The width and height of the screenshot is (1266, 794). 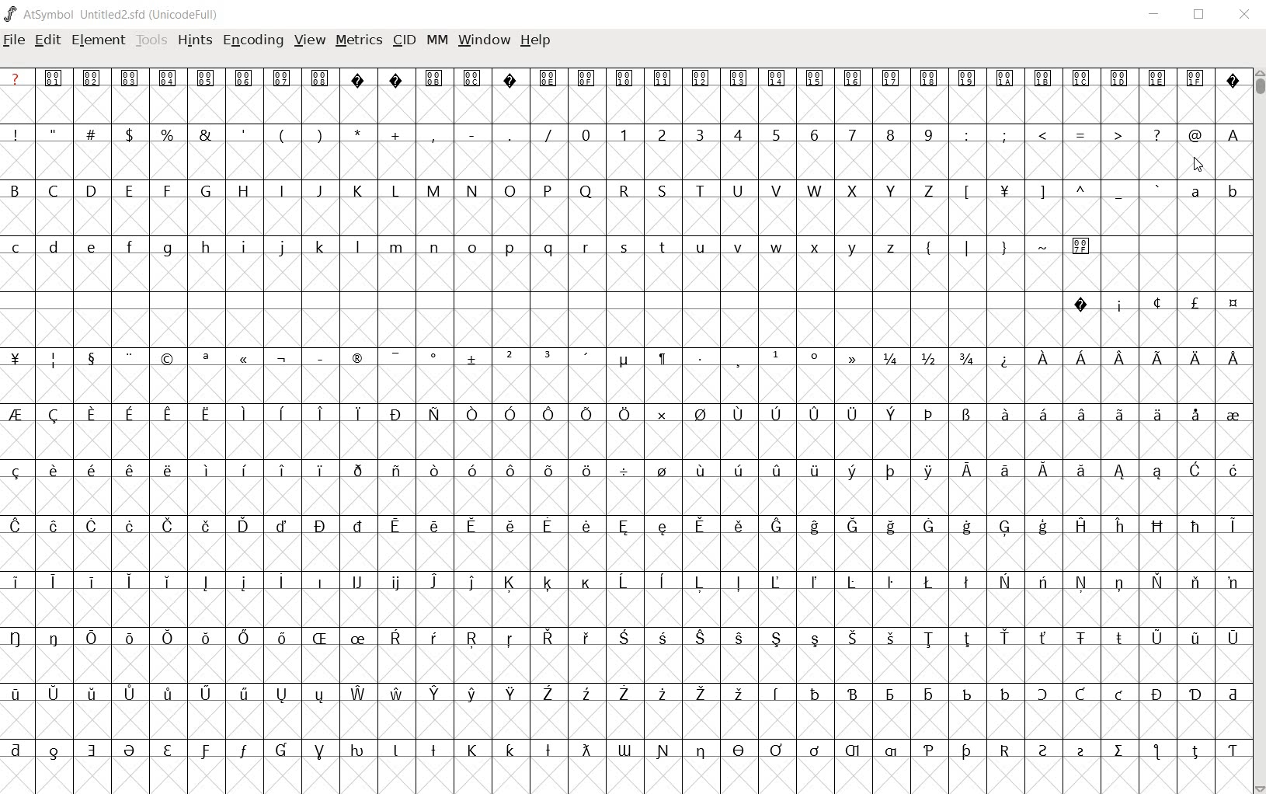 I want to click on HINTS, so click(x=193, y=41).